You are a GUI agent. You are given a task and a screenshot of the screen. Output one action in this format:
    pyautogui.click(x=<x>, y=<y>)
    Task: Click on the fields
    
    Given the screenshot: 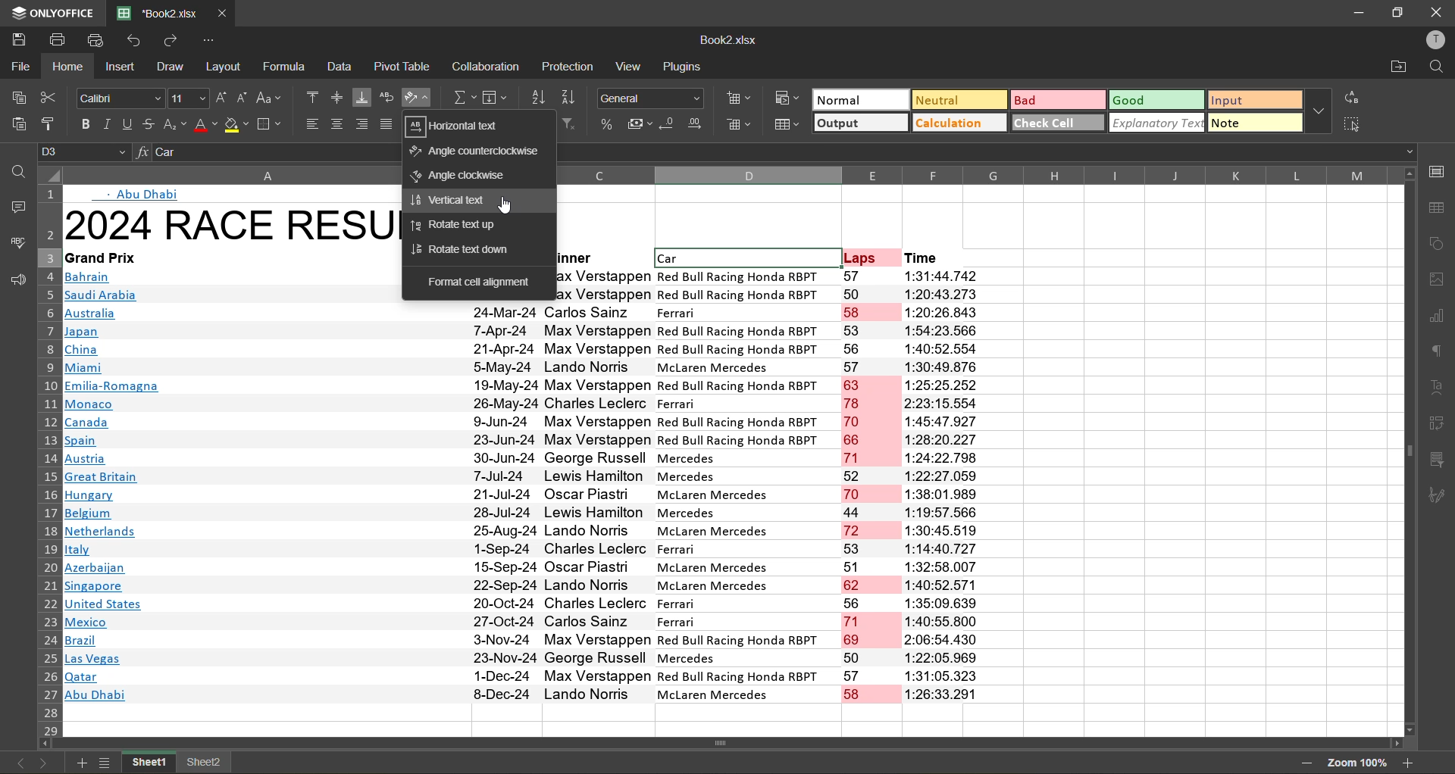 What is the action you would take?
    pyautogui.click(x=499, y=101)
    